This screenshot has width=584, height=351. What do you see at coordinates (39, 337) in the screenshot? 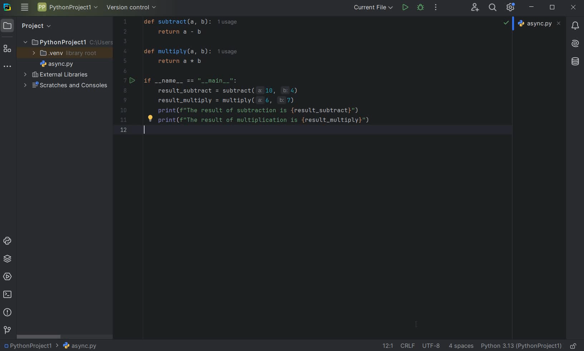
I see `scrollbar` at bounding box center [39, 337].